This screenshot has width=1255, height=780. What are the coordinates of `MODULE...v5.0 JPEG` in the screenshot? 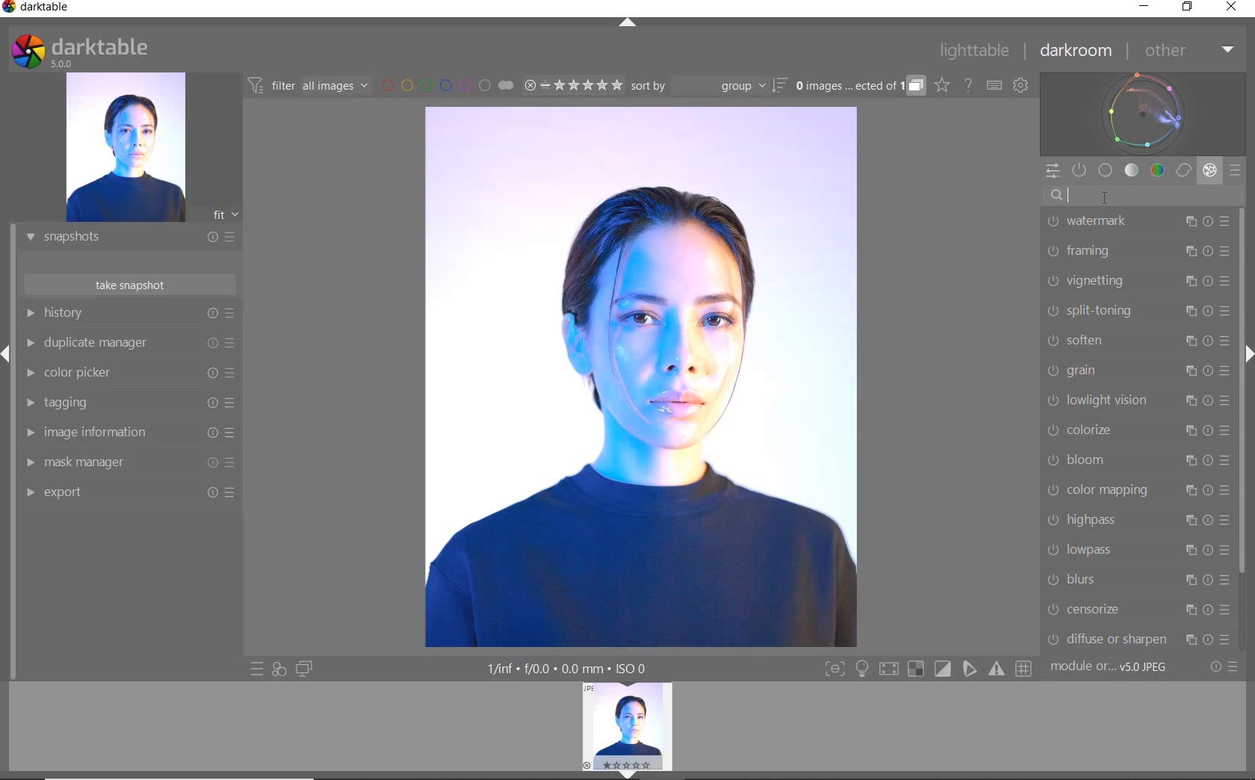 It's located at (1120, 667).